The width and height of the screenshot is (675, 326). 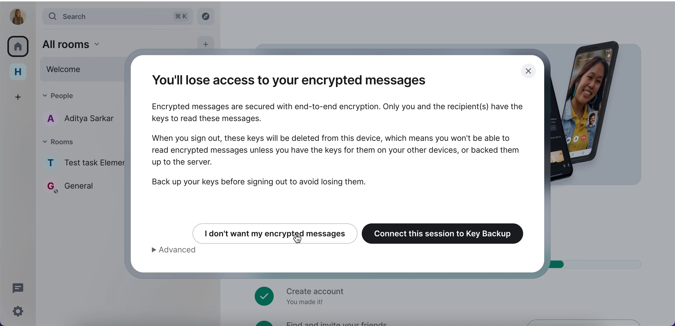 I want to click on create a space, so click(x=21, y=95).